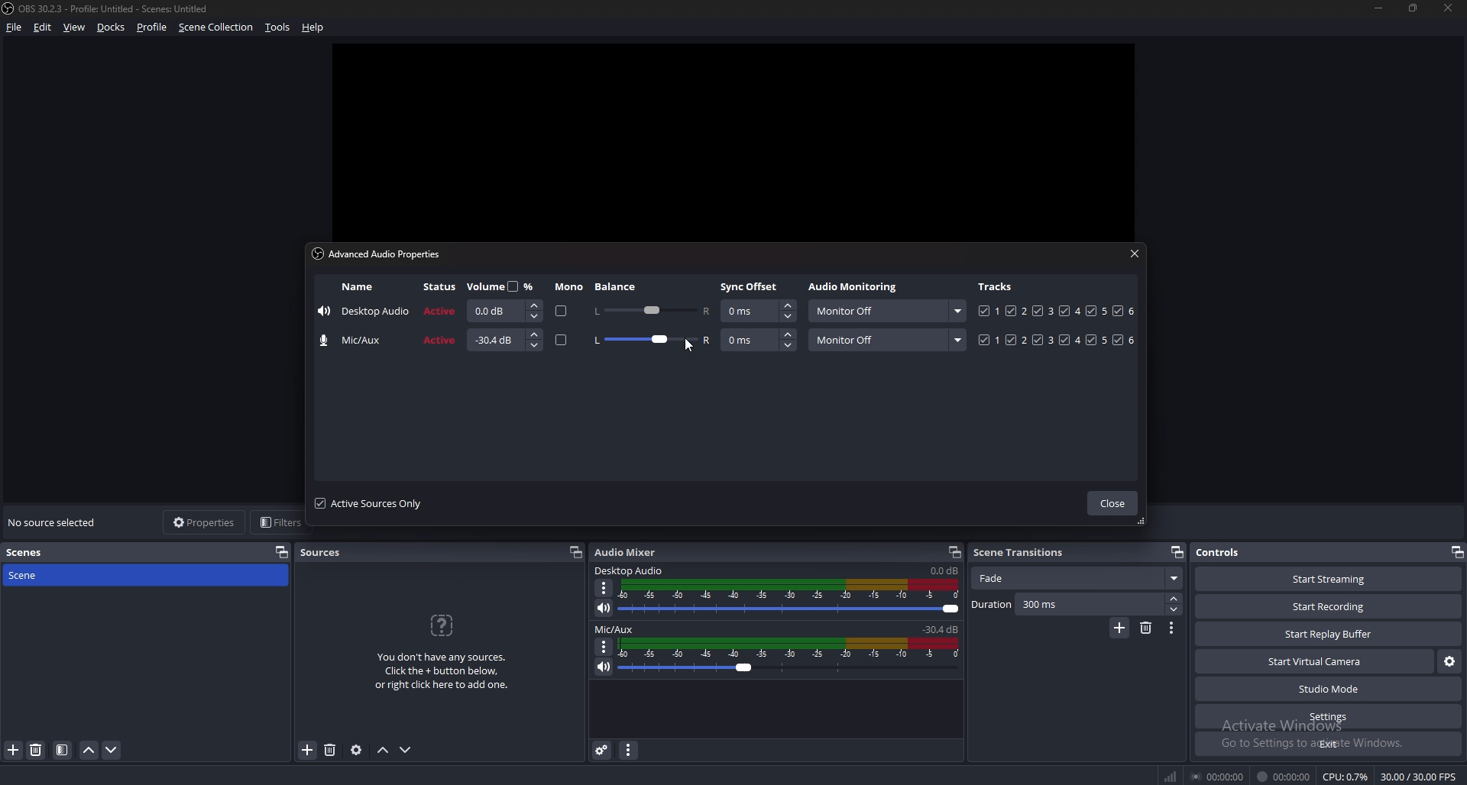 Image resolution: width=1467 pixels, height=785 pixels. What do you see at coordinates (76, 27) in the screenshot?
I see `view` at bounding box center [76, 27].